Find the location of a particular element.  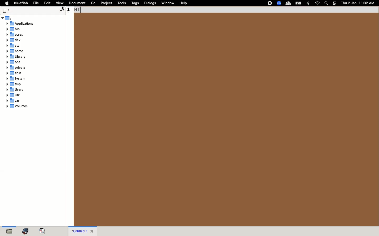

opt is located at coordinates (13, 62).